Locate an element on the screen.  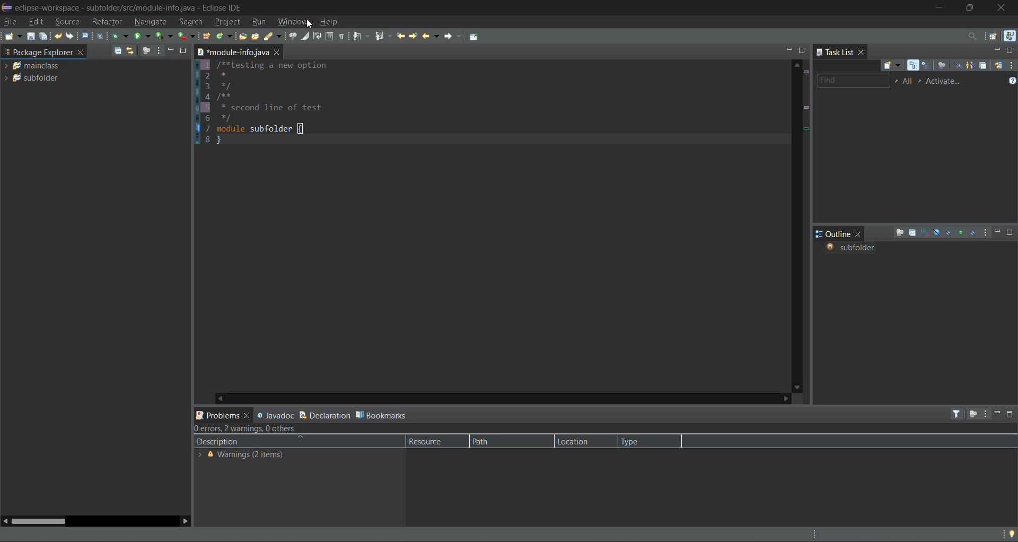
open task is located at coordinates (256, 37).